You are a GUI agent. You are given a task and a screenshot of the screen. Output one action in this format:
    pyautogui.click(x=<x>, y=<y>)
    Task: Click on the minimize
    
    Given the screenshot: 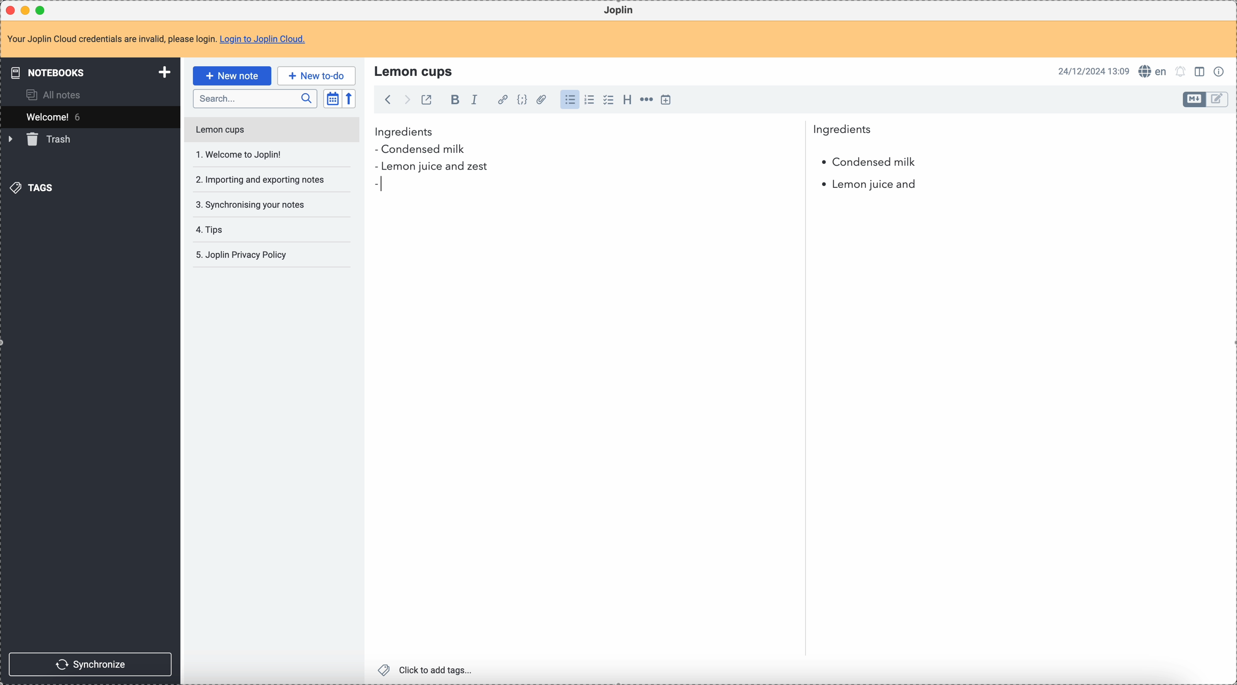 What is the action you would take?
    pyautogui.click(x=27, y=11)
    